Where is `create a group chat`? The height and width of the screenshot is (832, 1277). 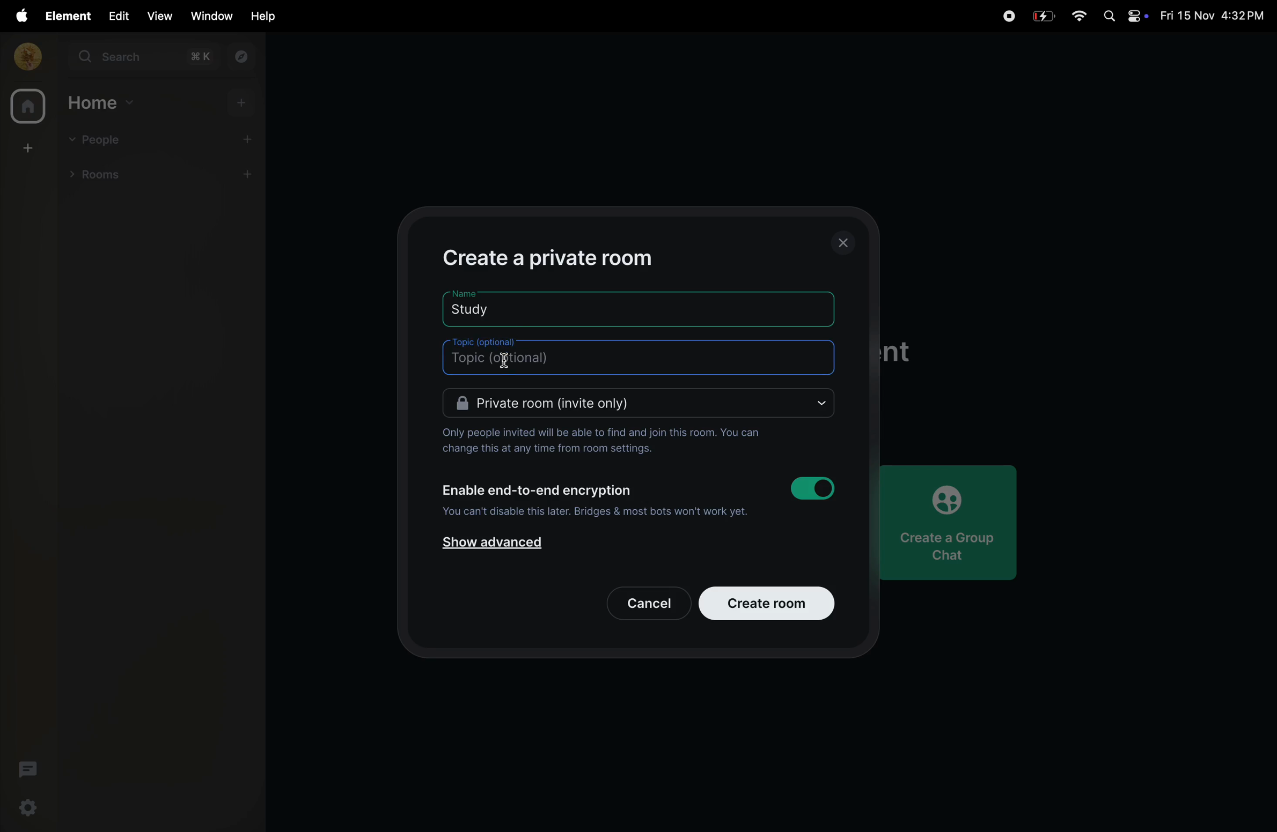 create a group chat is located at coordinates (956, 519).